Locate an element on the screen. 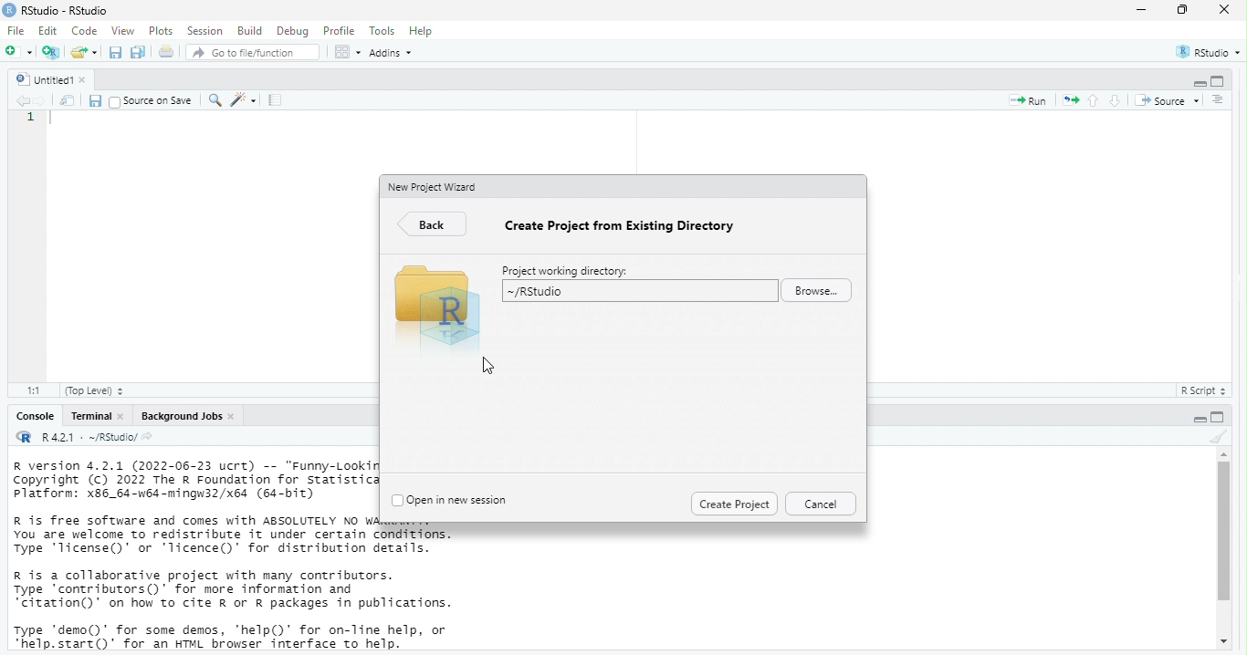 Image resolution: width=1247 pixels, height=655 pixels. edit is located at coordinates (50, 31).